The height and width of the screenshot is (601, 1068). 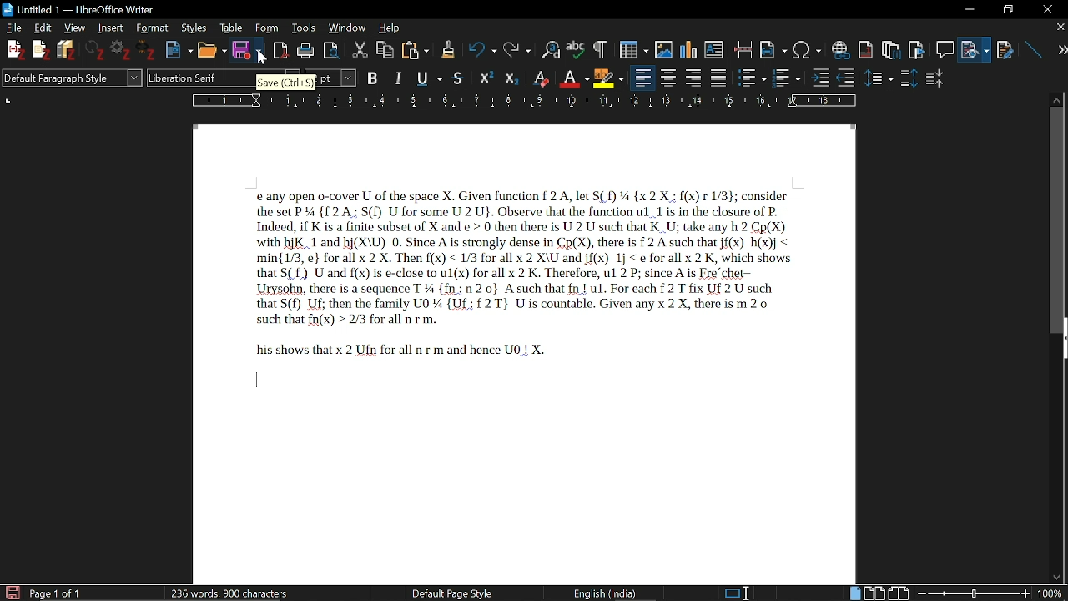 What do you see at coordinates (193, 28) in the screenshot?
I see `Styles` at bounding box center [193, 28].